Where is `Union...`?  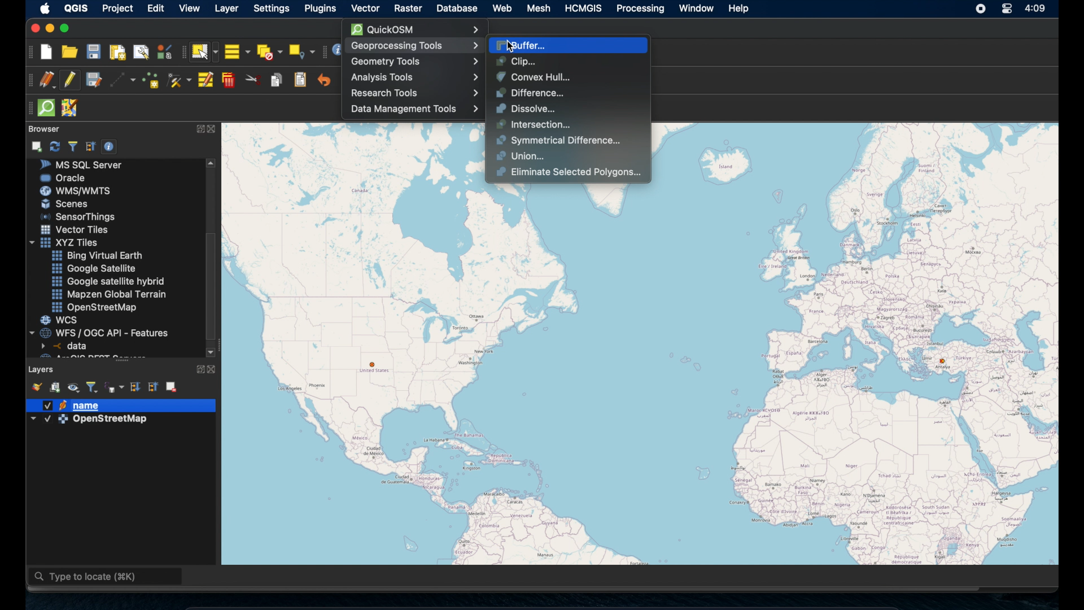 Union... is located at coordinates (521, 156).